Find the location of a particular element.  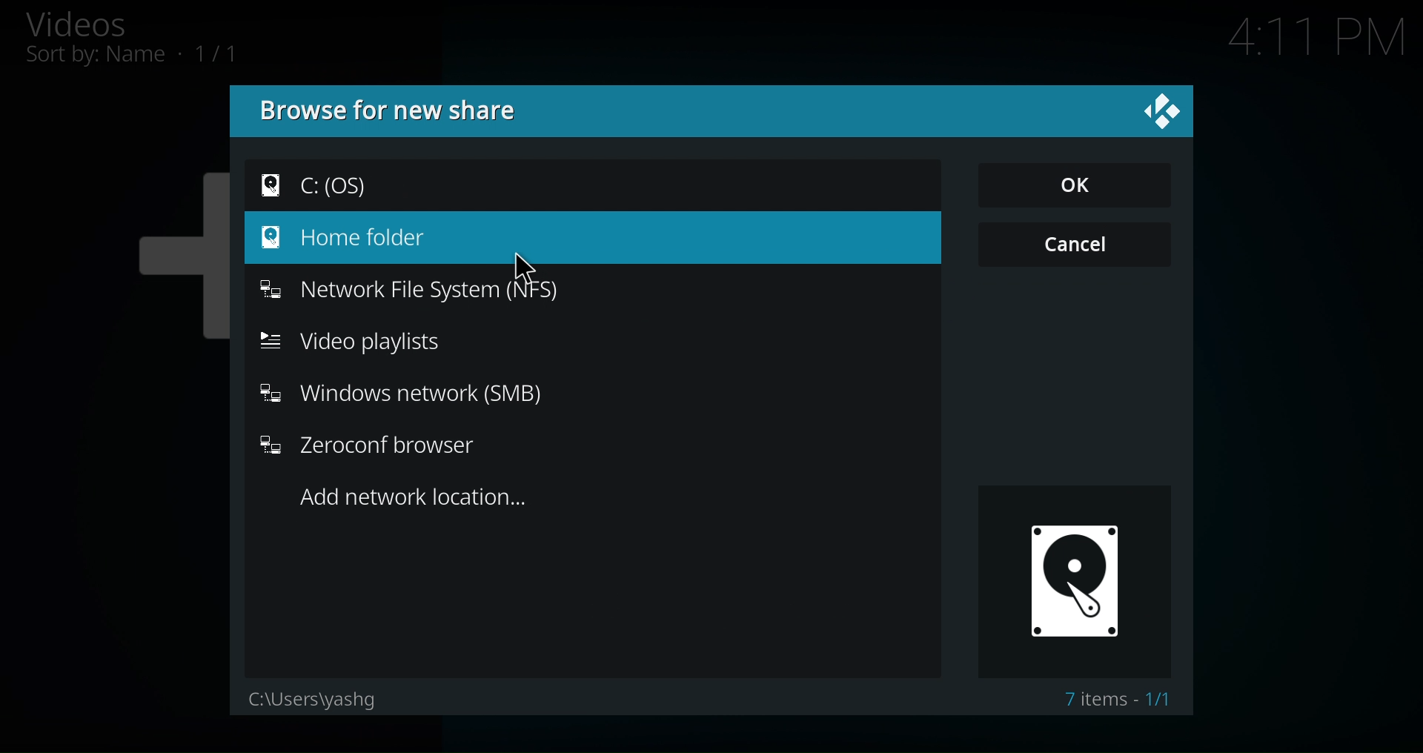

Network file system  is located at coordinates (414, 287).